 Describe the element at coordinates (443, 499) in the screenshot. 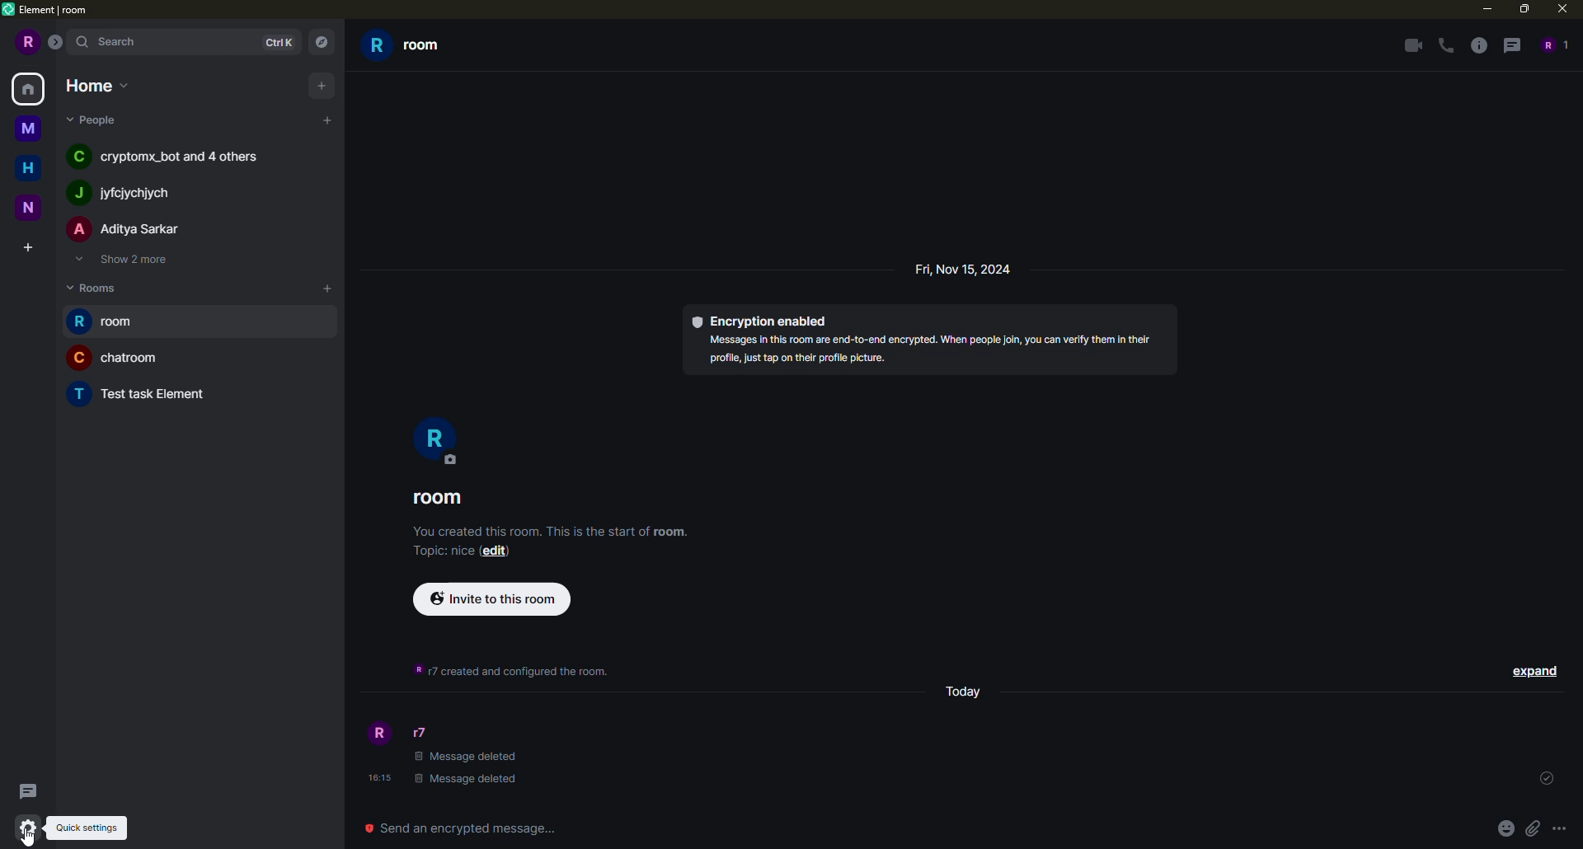

I see `room` at that location.